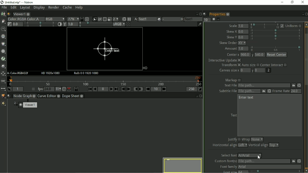 The width and height of the screenshot is (308, 173). Describe the element at coordinates (170, 19) in the screenshot. I see `menu` at that location.